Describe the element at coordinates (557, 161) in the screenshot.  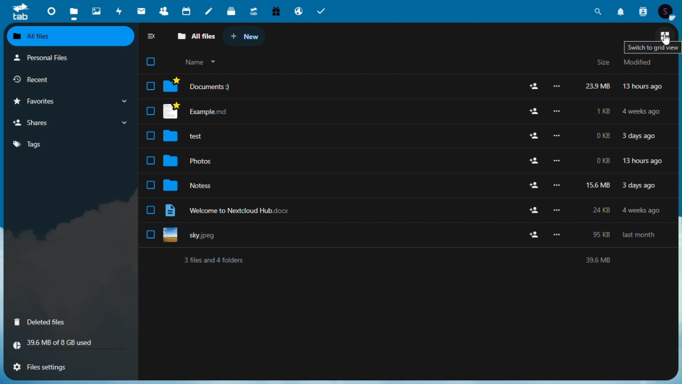
I see `more options` at that location.